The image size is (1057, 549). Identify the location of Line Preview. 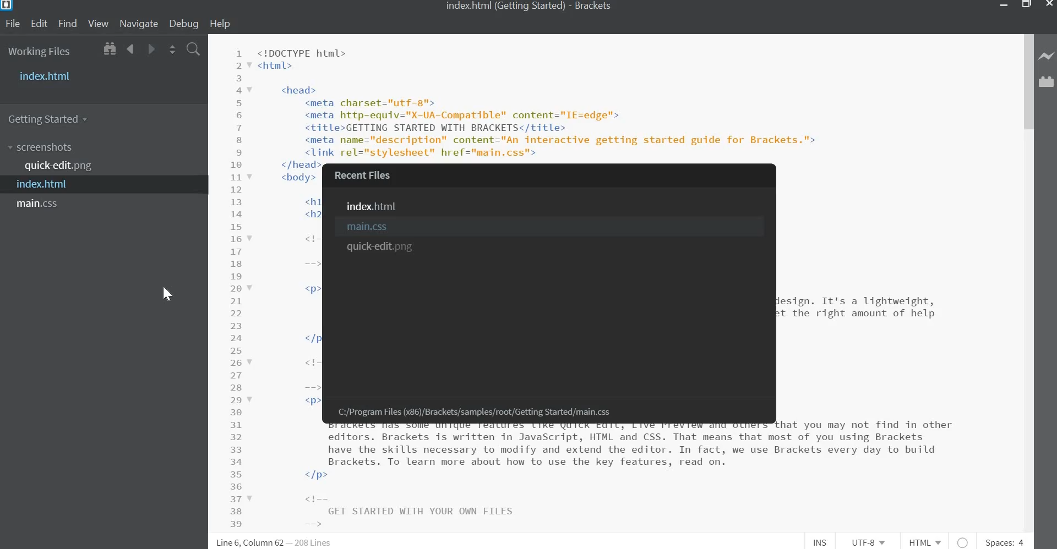
(1047, 57).